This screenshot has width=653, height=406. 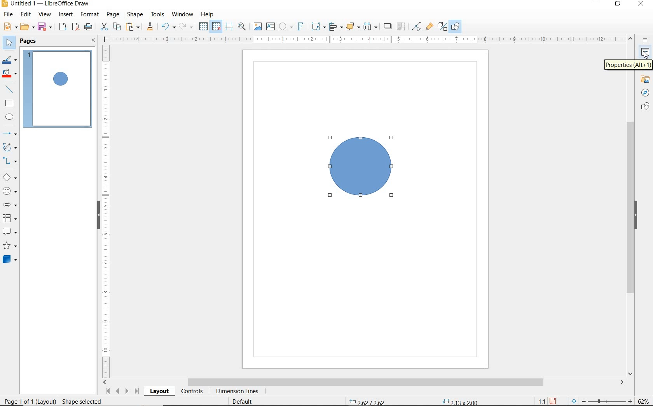 I want to click on INSERT, so click(x=66, y=15).